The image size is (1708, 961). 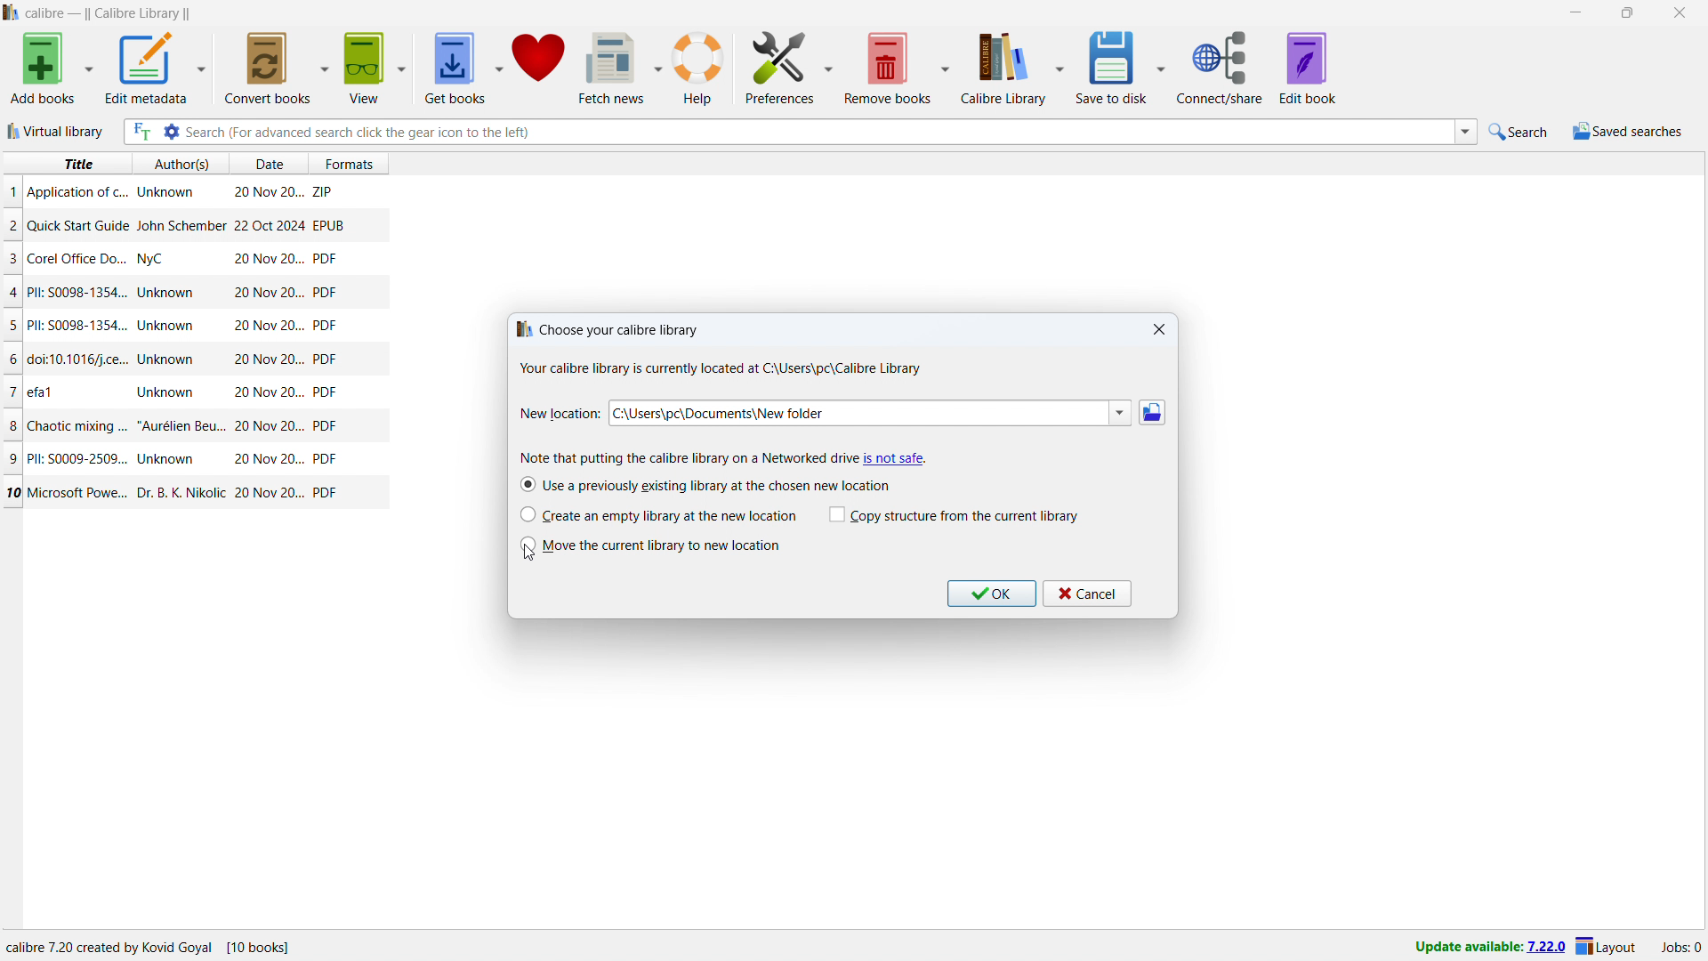 I want to click on PDF, so click(x=325, y=359).